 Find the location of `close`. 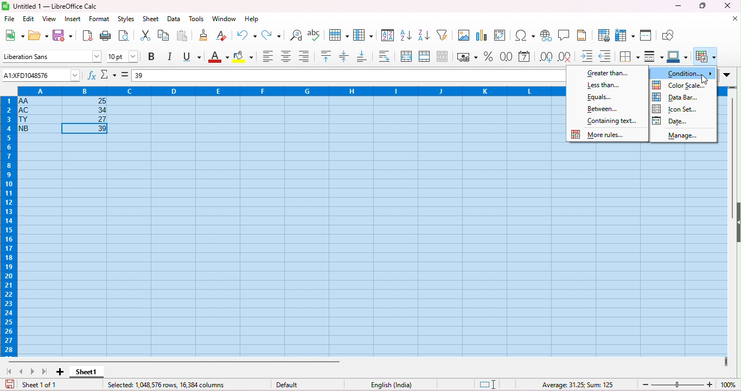

close is located at coordinates (727, 5).